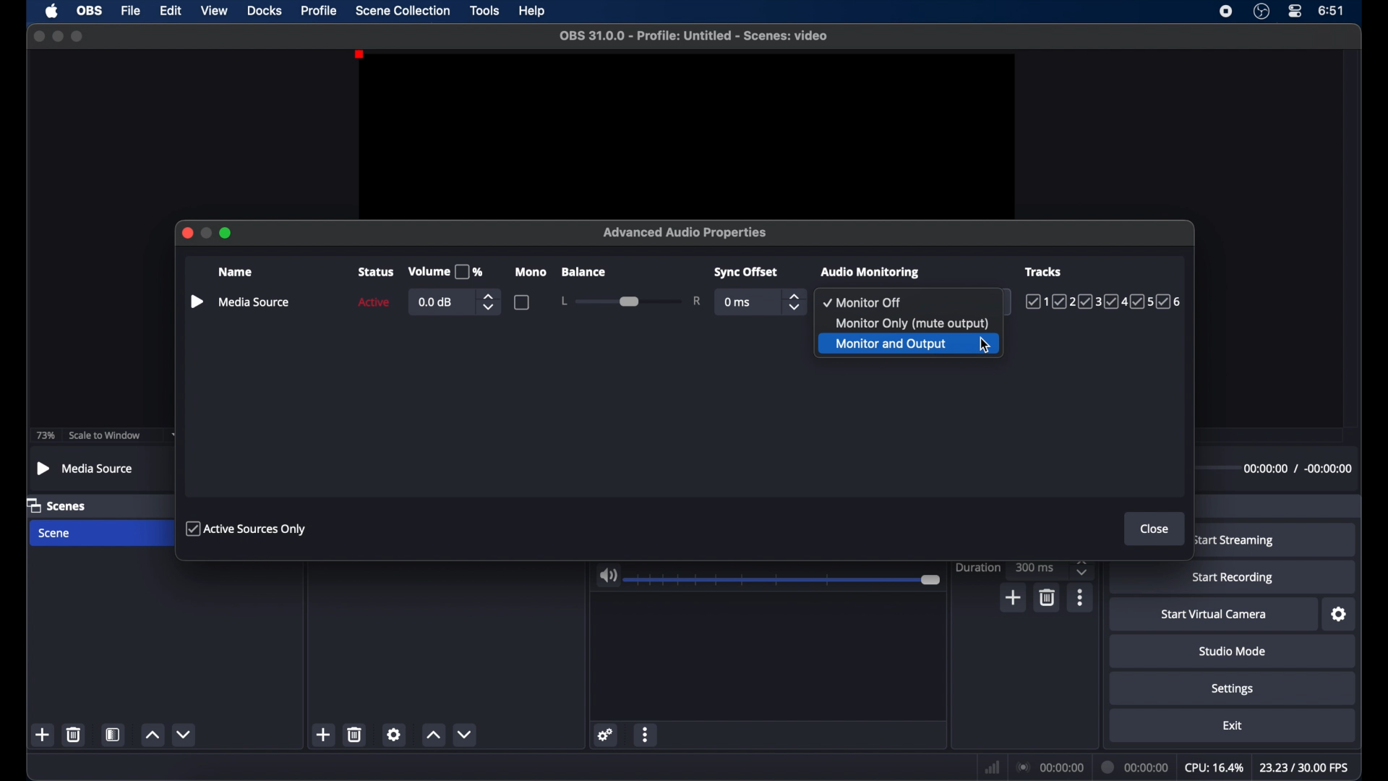 Image resolution: width=1388 pixels, height=781 pixels. Describe the element at coordinates (606, 736) in the screenshot. I see `settings` at that location.